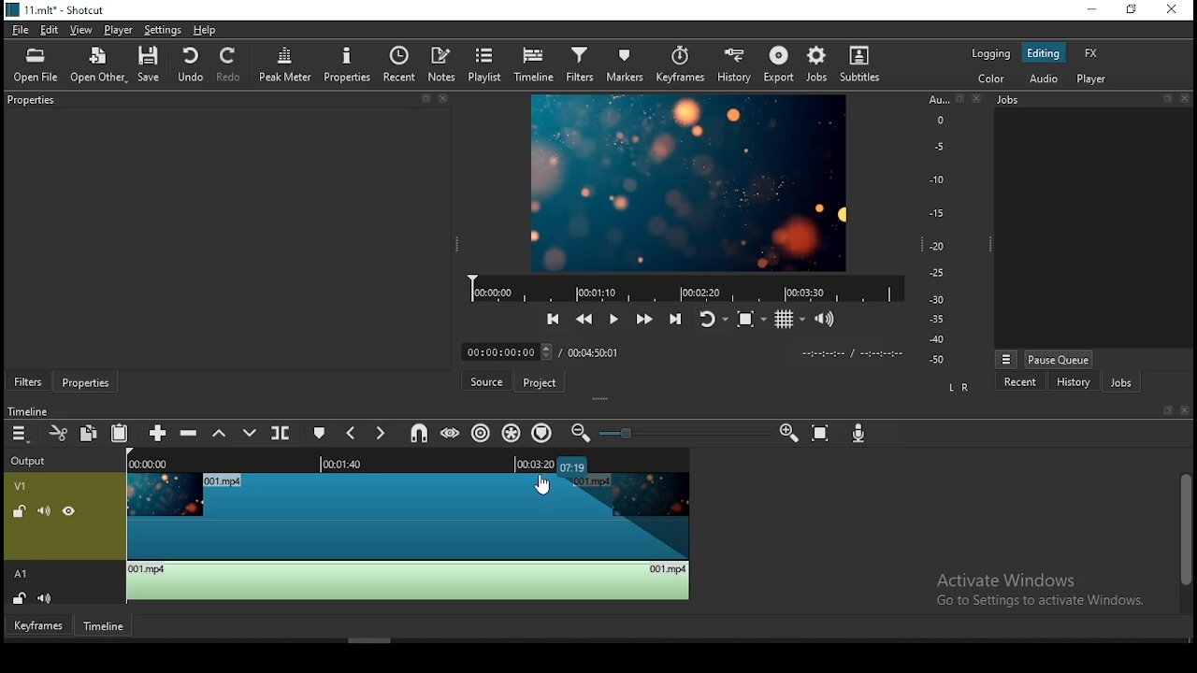  Describe the element at coordinates (581, 61) in the screenshot. I see `filters` at that location.